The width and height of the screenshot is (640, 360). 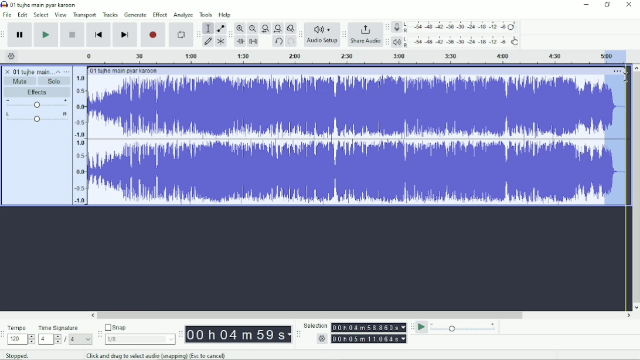 What do you see at coordinates (369, 328) in the screenshot?
I see `00h00m00.000s` at bounding box center [369, 328].